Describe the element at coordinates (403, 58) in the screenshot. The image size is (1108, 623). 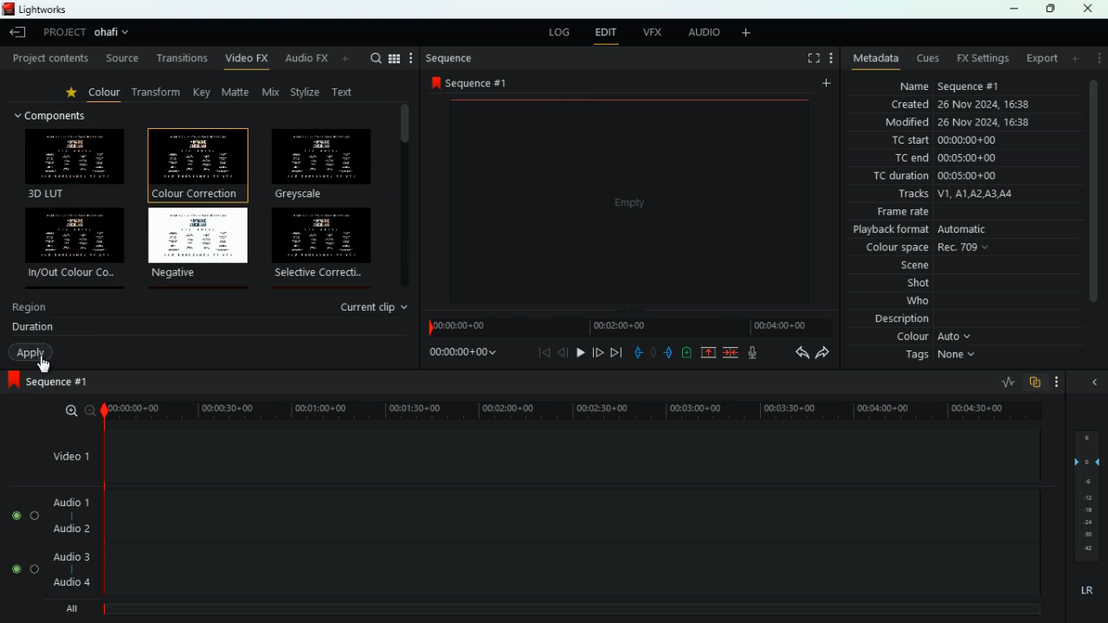
I see `menu` at that location.